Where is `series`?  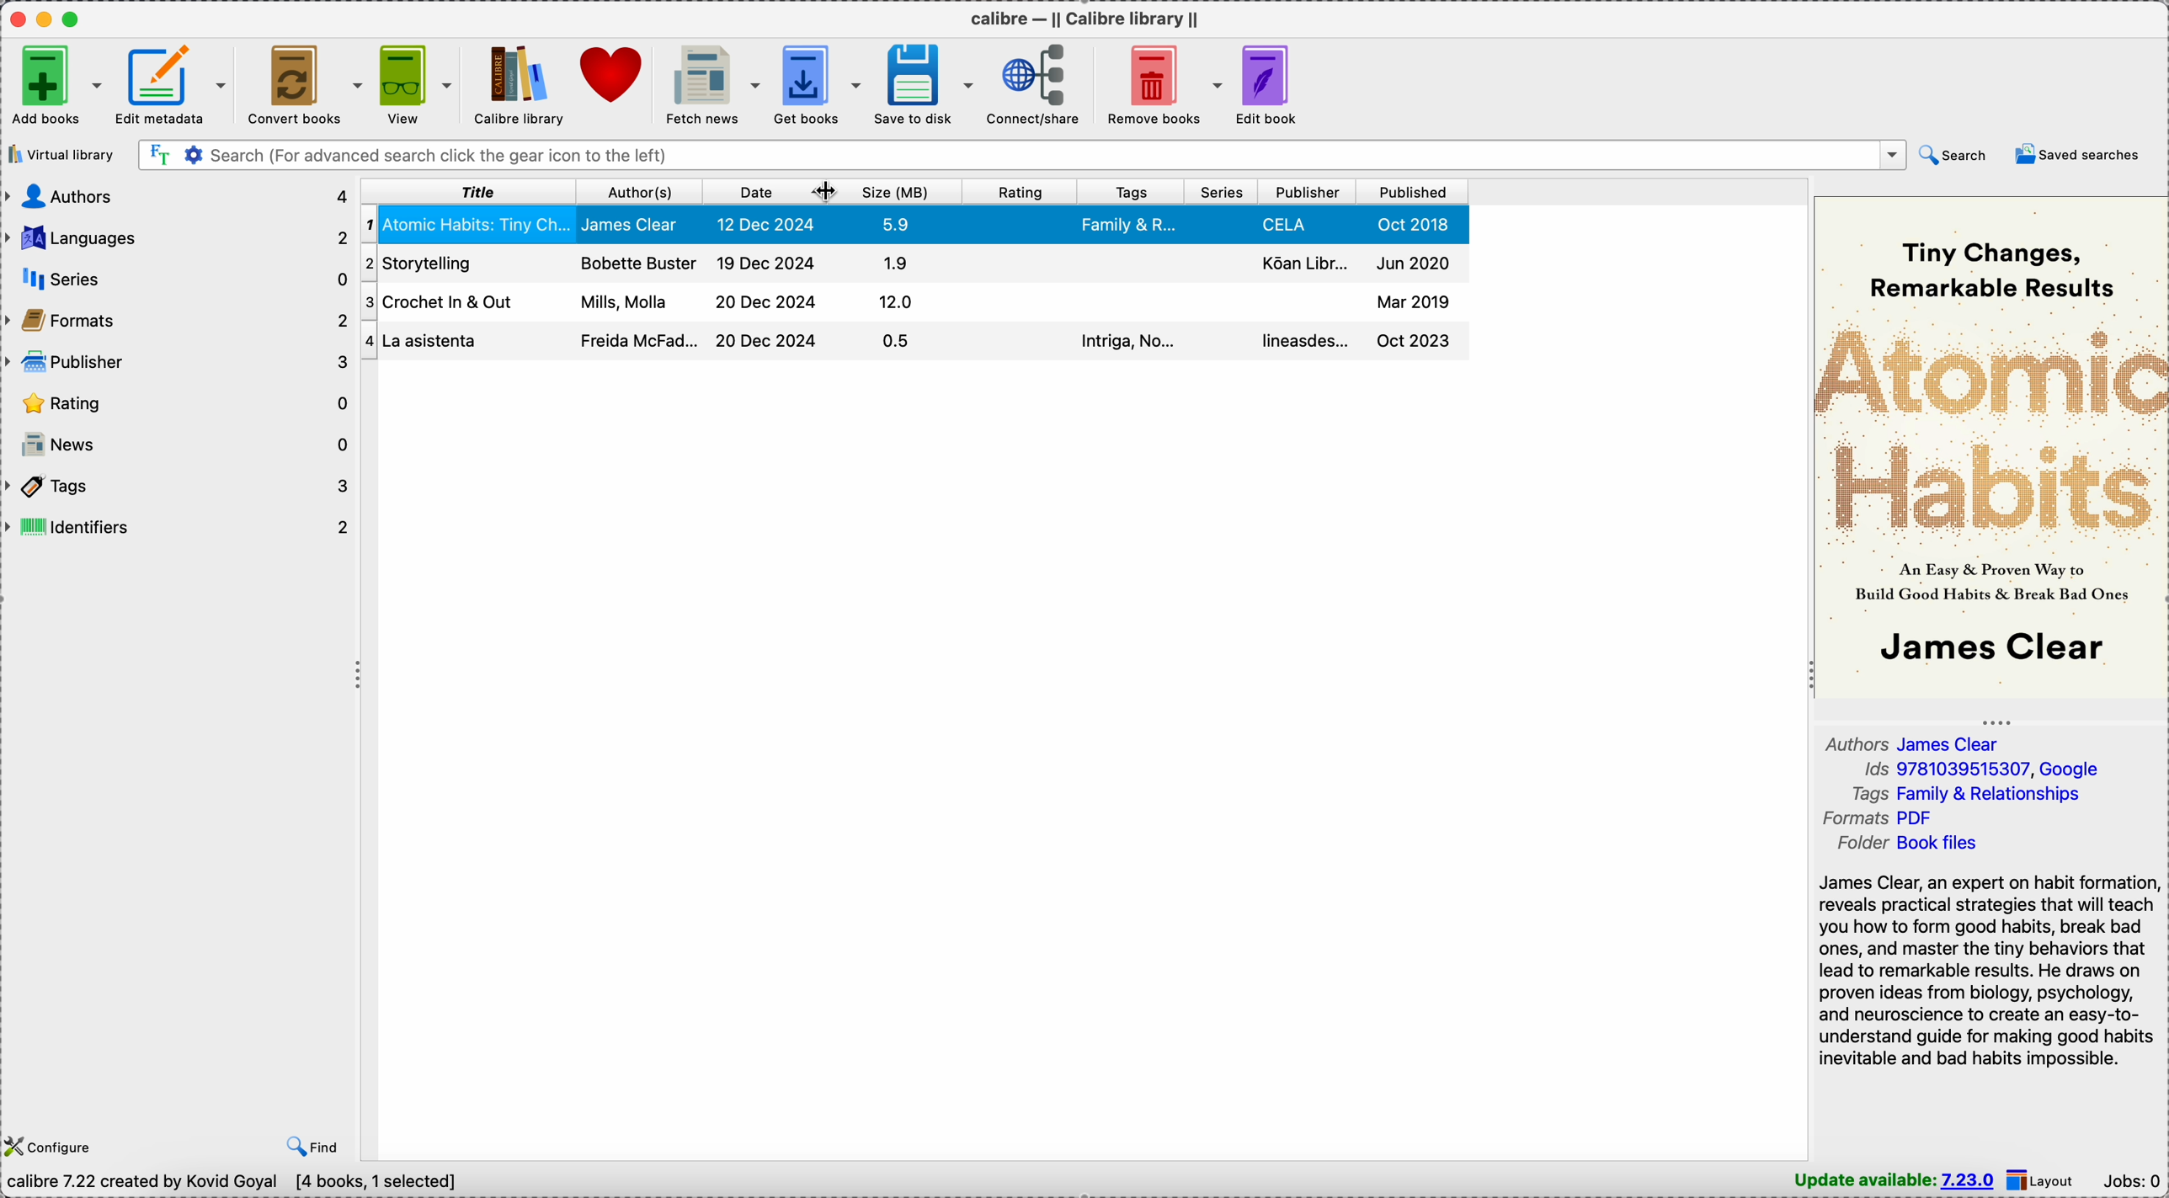 series is located at coordinates (1224, 192).